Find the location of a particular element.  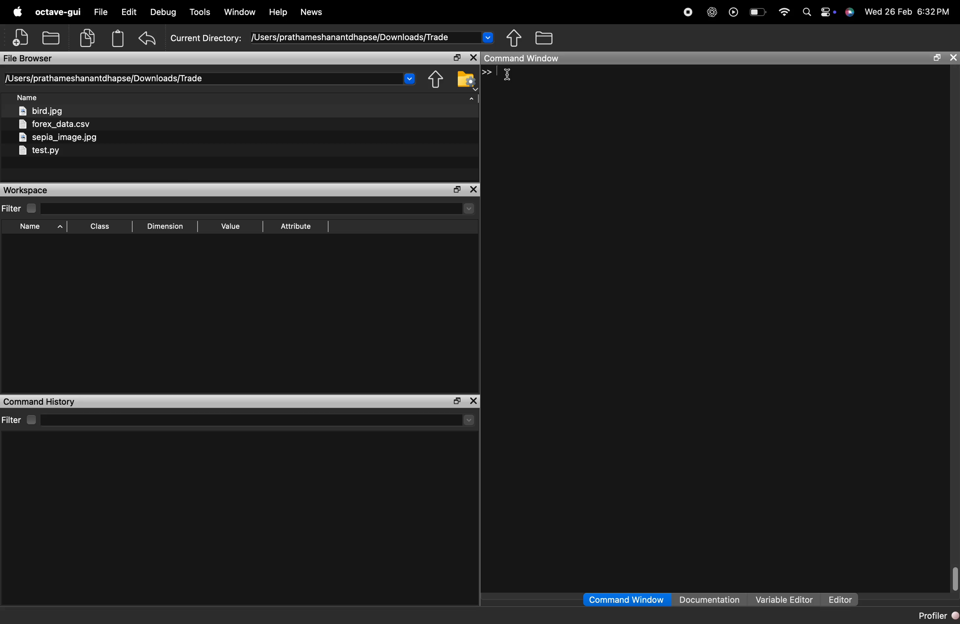

editor is located at coordinates (840, 600).